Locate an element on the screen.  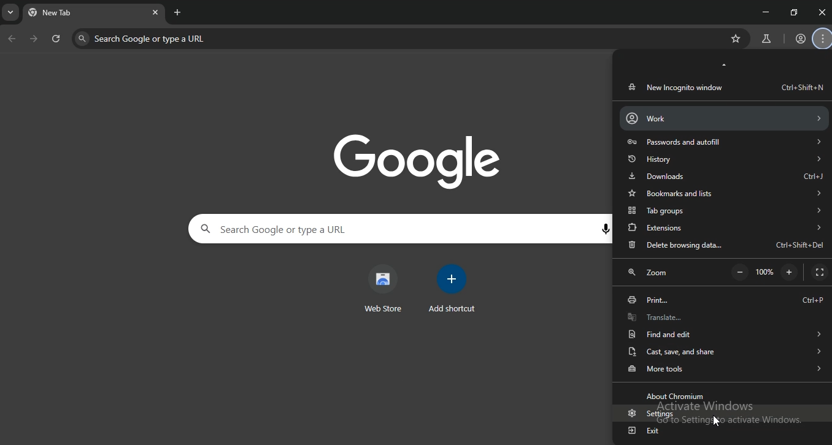
search tabs is located at coordinates (12, 14).